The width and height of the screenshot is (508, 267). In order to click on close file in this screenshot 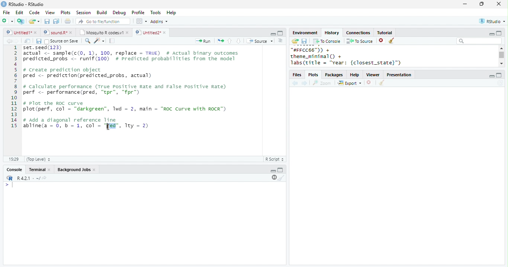, I will do `click(370, 83)`.